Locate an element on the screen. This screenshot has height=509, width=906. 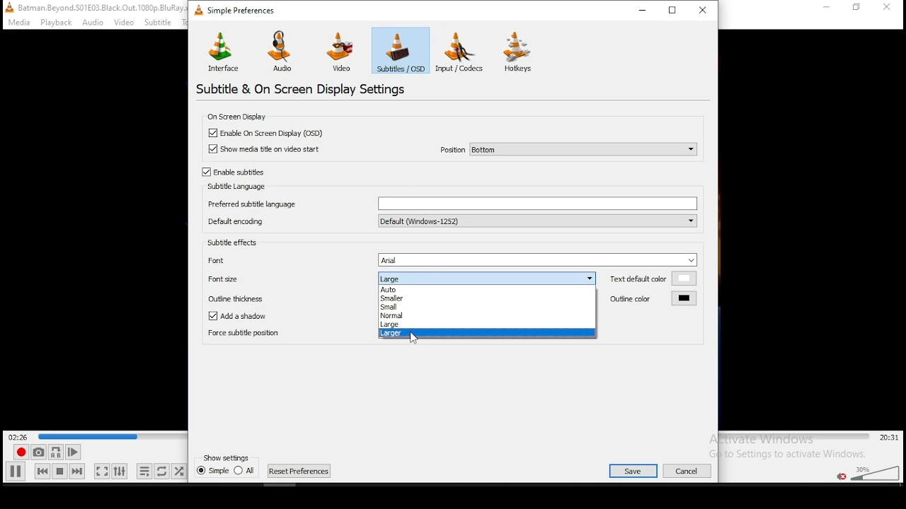
font size   is located at coordinates (288, 278).